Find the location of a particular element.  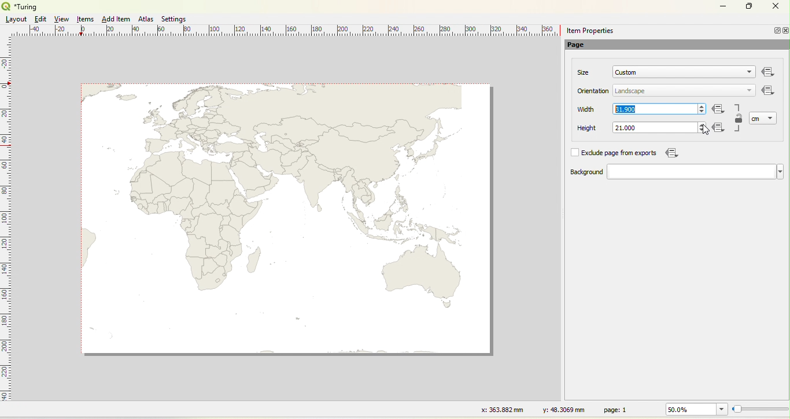

Lock/Unlock is located at coordinates (739, 119).